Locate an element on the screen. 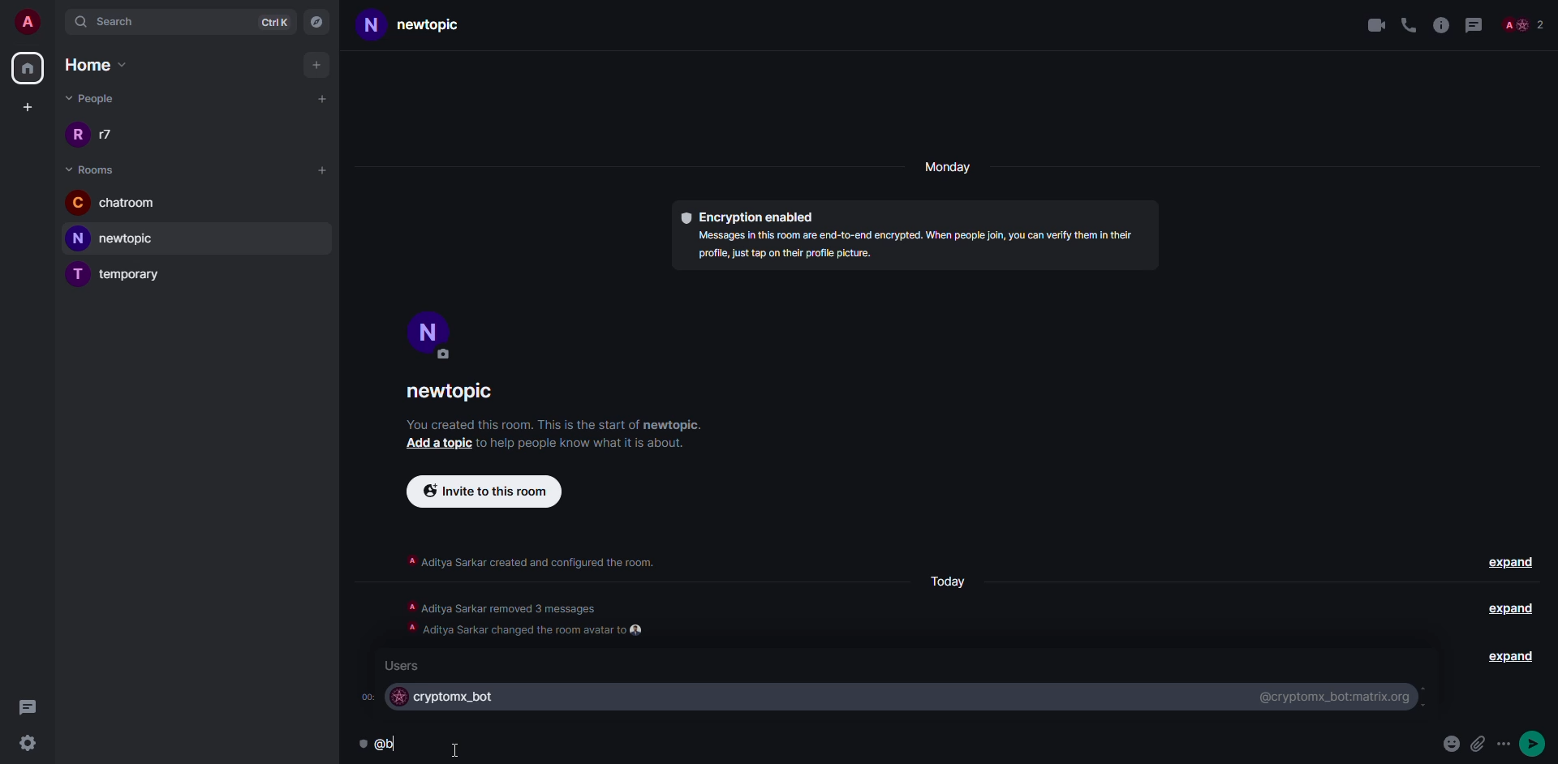  room is located at coordinates (94, 170).